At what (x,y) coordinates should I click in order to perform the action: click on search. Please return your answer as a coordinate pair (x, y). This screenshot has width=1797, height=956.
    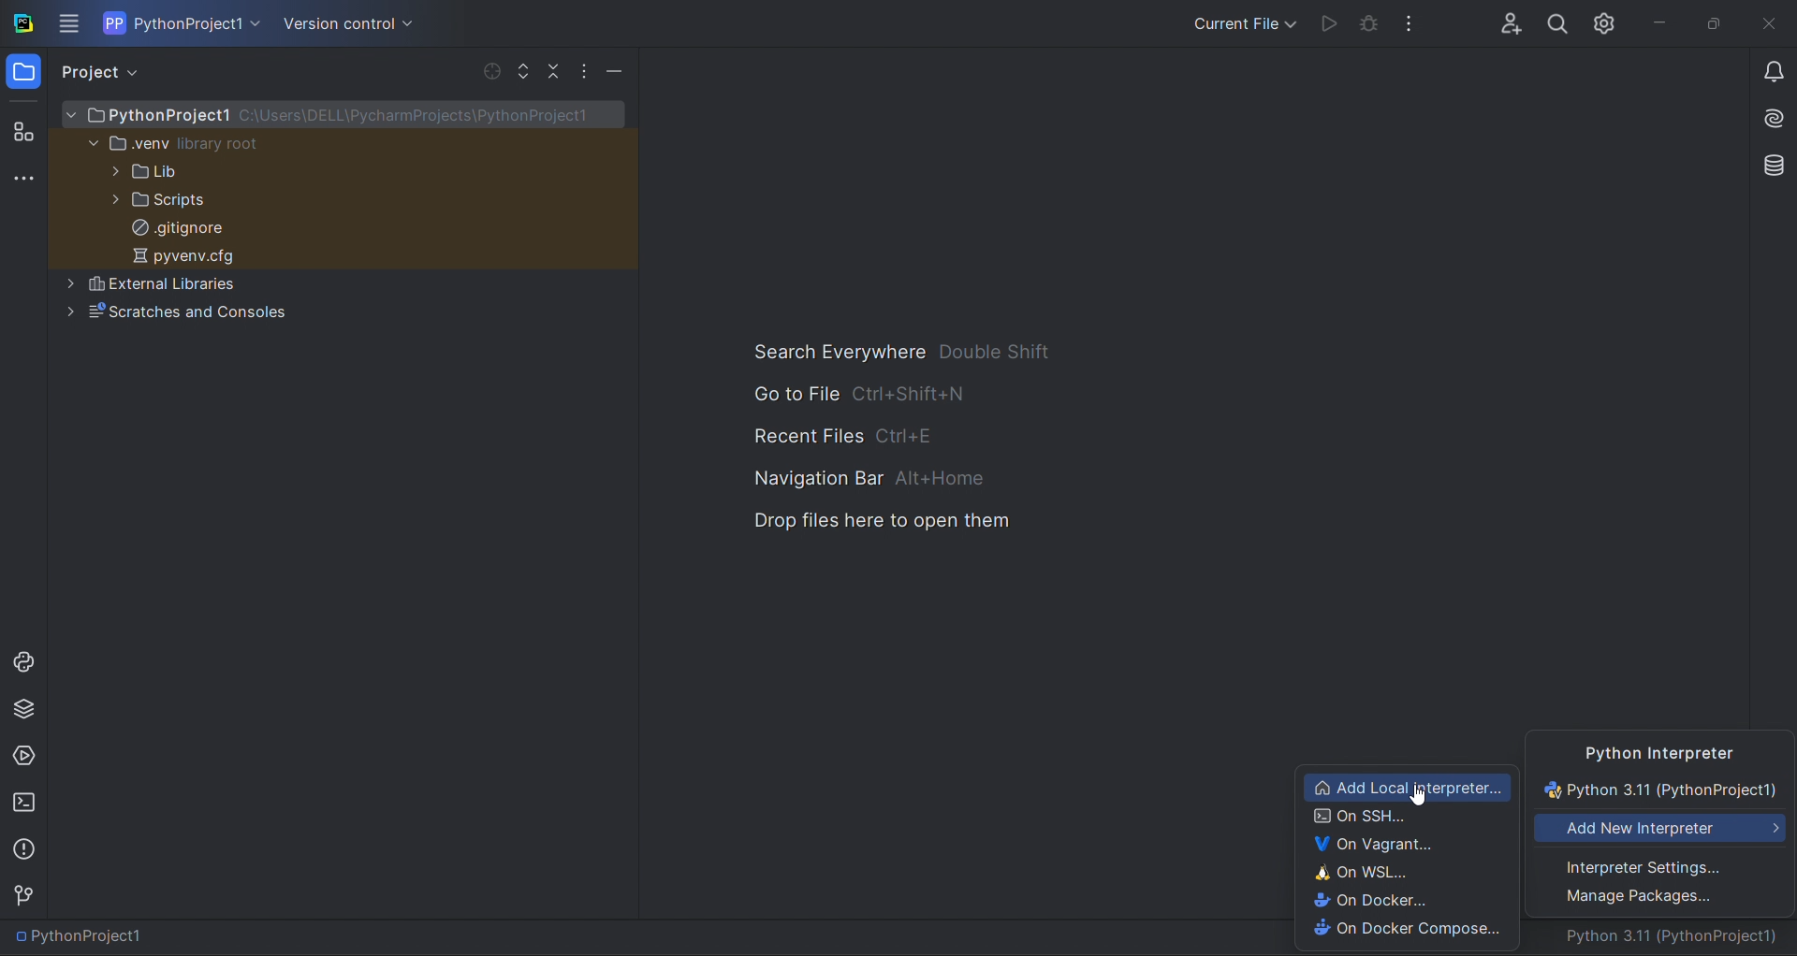
    Looking at the image, I should click on (1556, 21).